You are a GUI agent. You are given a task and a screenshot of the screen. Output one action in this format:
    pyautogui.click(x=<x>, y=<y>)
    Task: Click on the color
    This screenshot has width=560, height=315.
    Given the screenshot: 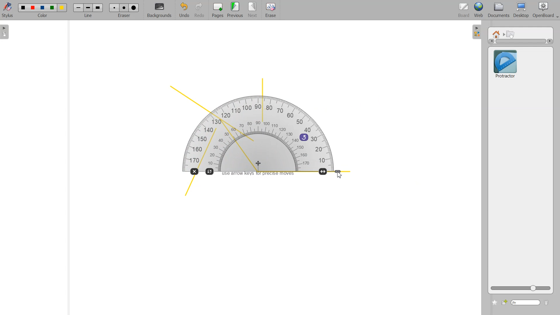 What is the action you would take?
    pyautogui.click(x=43, y=16)
    